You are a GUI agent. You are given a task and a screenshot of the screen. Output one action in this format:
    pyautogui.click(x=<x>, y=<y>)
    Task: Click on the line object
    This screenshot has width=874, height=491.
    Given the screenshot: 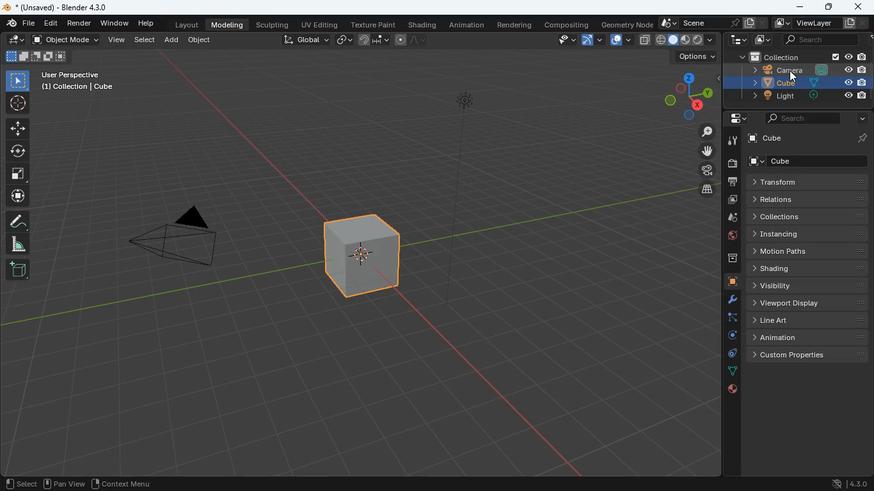 What is the action you would take?
    pyautogui.click(x=462, y=196)
    